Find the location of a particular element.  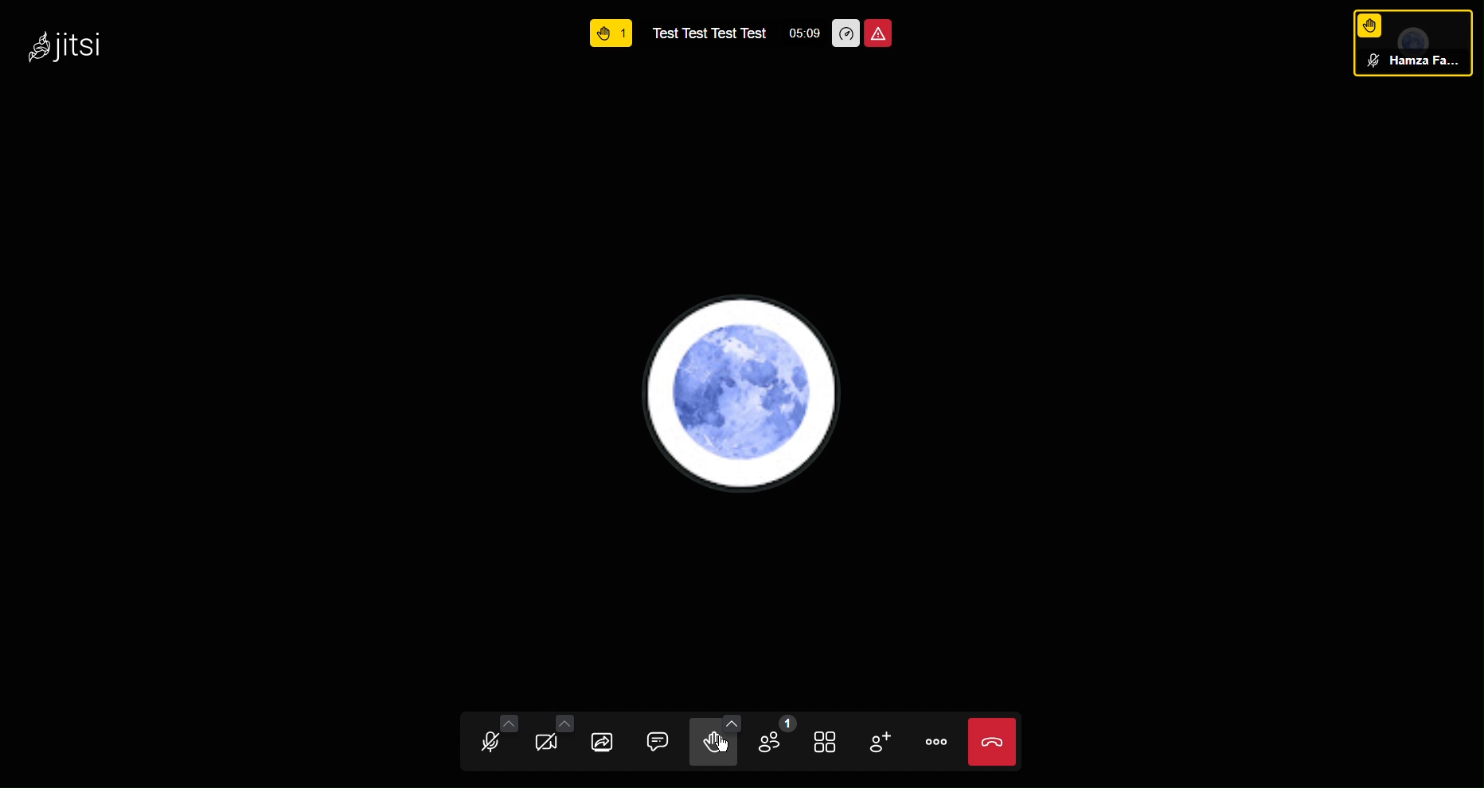

Share Screen is located at coordinates (611, 738).